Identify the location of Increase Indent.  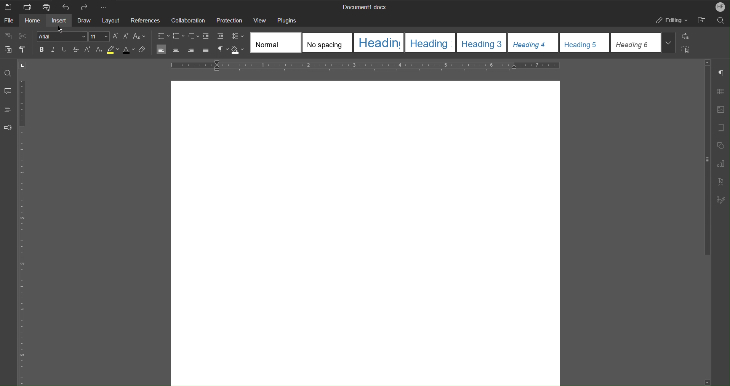
(220, 37).